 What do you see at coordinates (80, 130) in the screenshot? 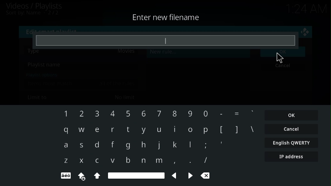
I see `w` at bounding box center [80, 130].